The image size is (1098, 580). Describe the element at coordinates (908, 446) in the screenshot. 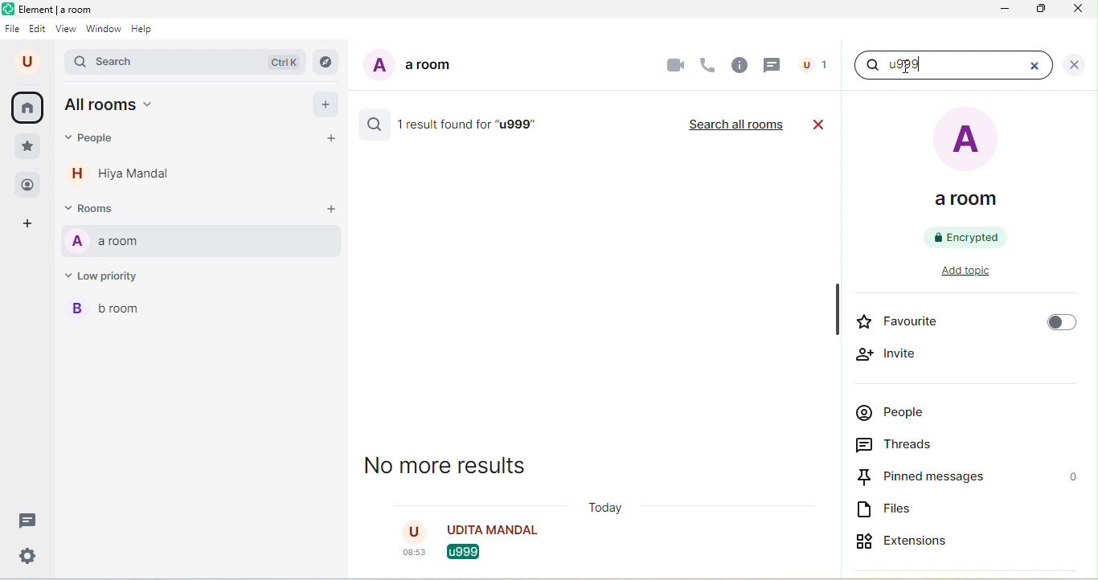

I see `threads` at that location.